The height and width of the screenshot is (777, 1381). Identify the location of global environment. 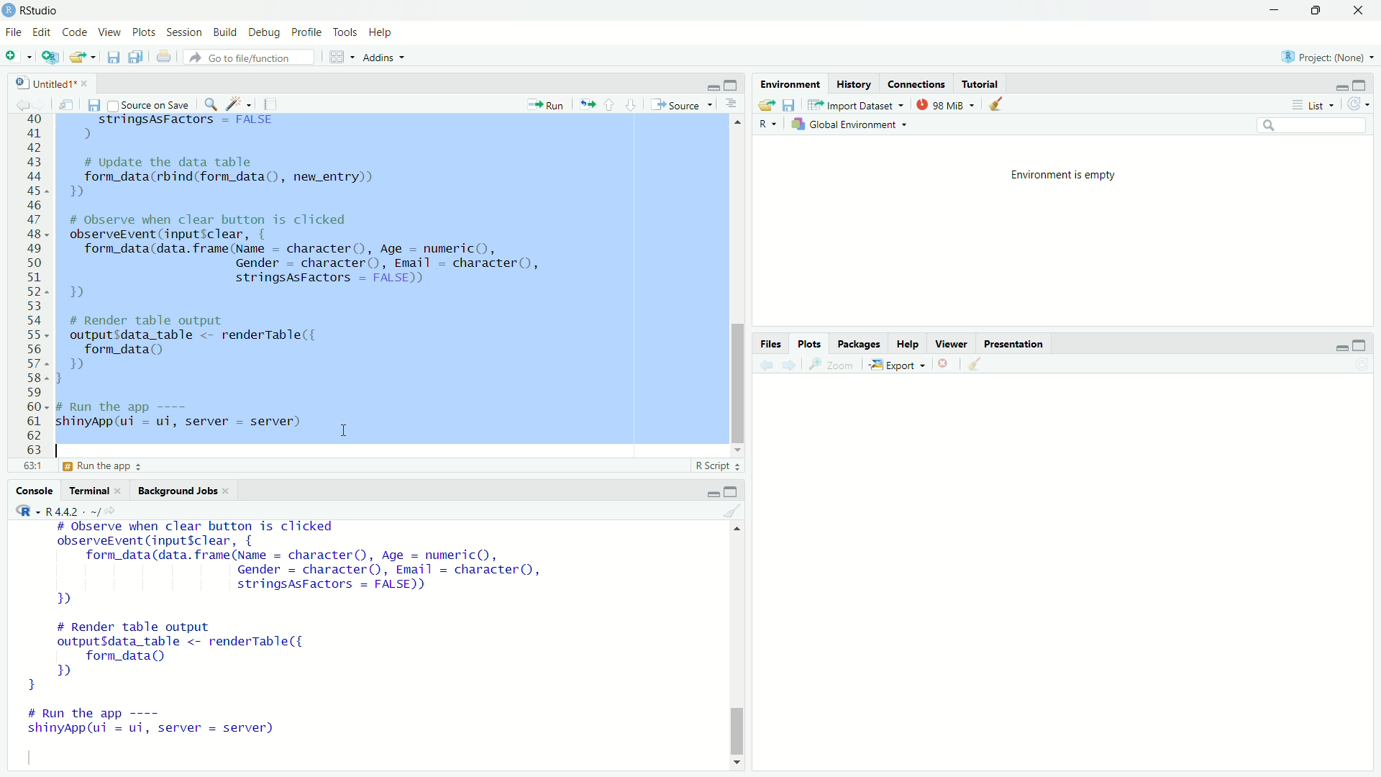
(853, 125).